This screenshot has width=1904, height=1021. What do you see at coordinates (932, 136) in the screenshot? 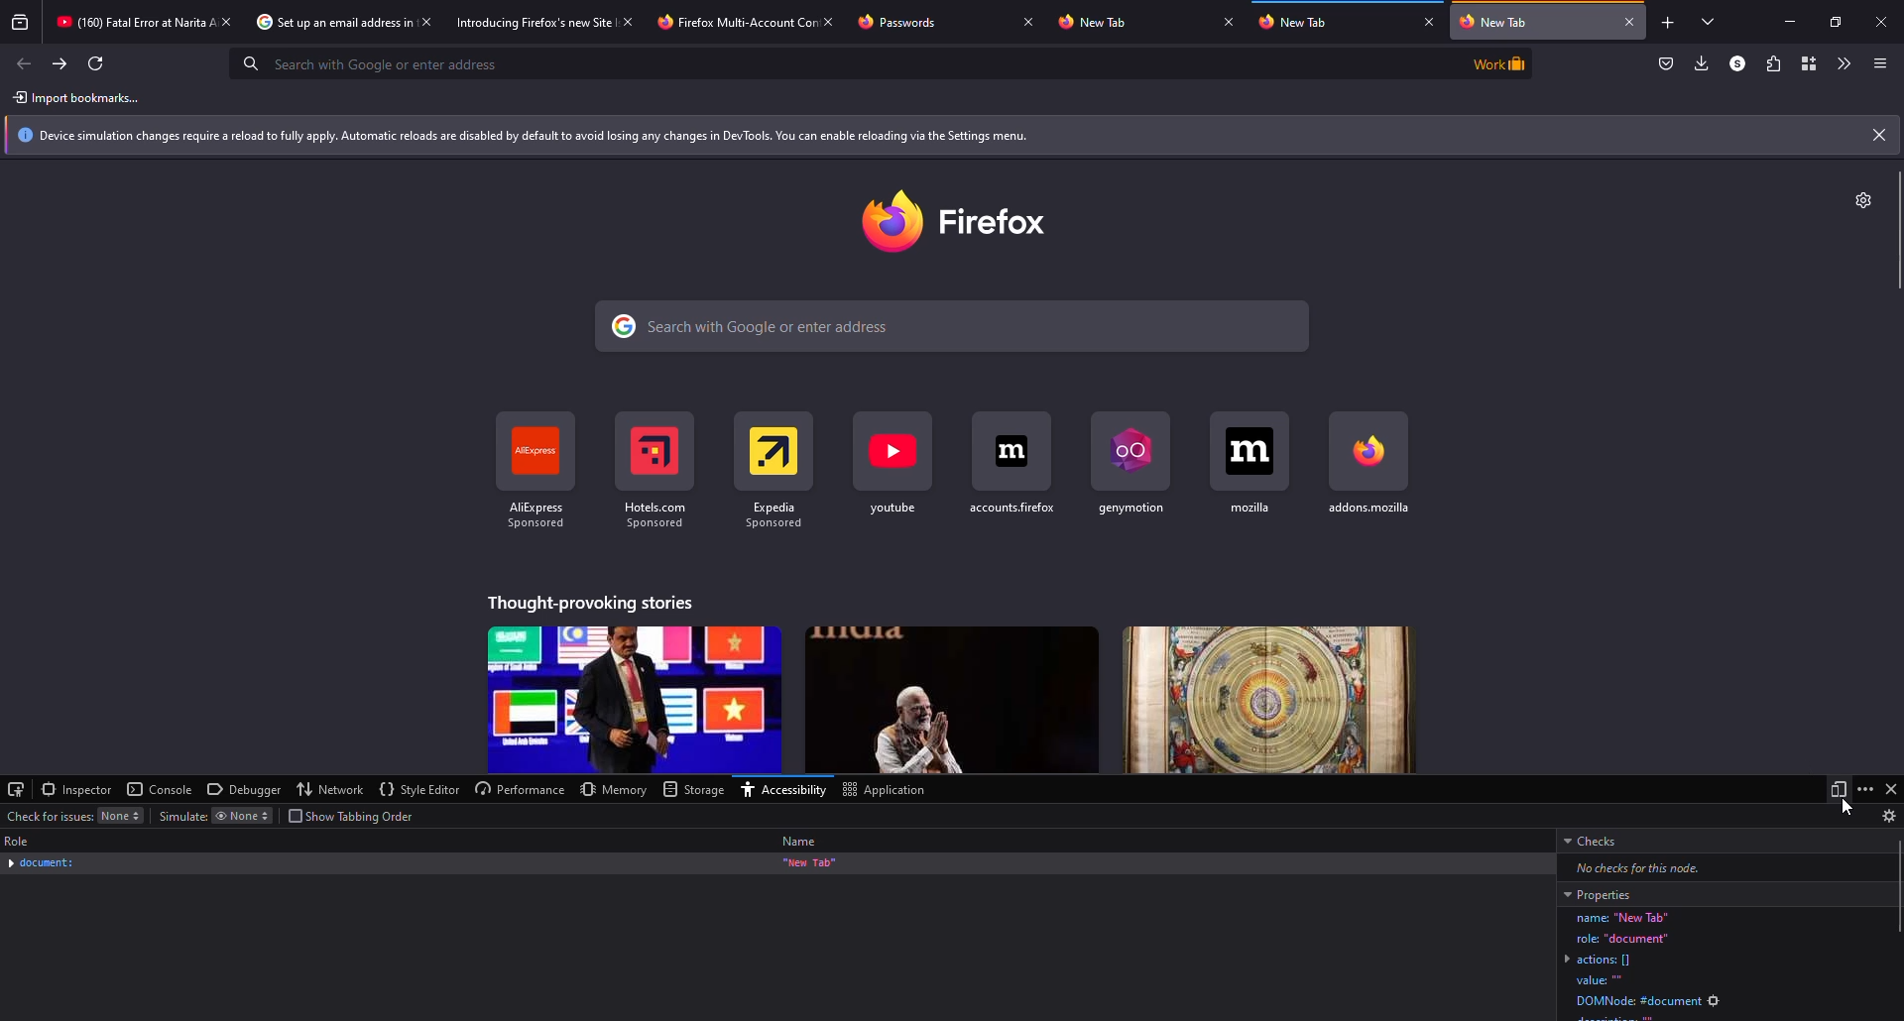
I see `Notification` at bounding box center [932, 136].